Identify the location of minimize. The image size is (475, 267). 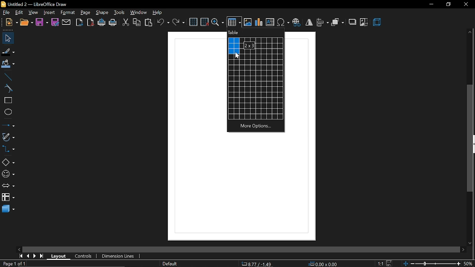
(430, 5).